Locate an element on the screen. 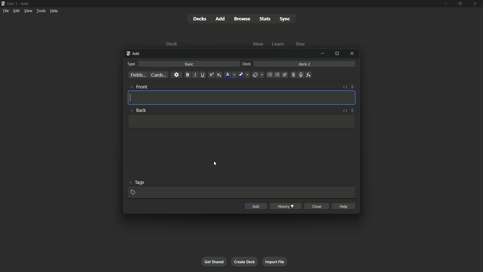 Image resolution: width=483 pixels, height=272 pixels. deck is located at coordinates (173, 44).